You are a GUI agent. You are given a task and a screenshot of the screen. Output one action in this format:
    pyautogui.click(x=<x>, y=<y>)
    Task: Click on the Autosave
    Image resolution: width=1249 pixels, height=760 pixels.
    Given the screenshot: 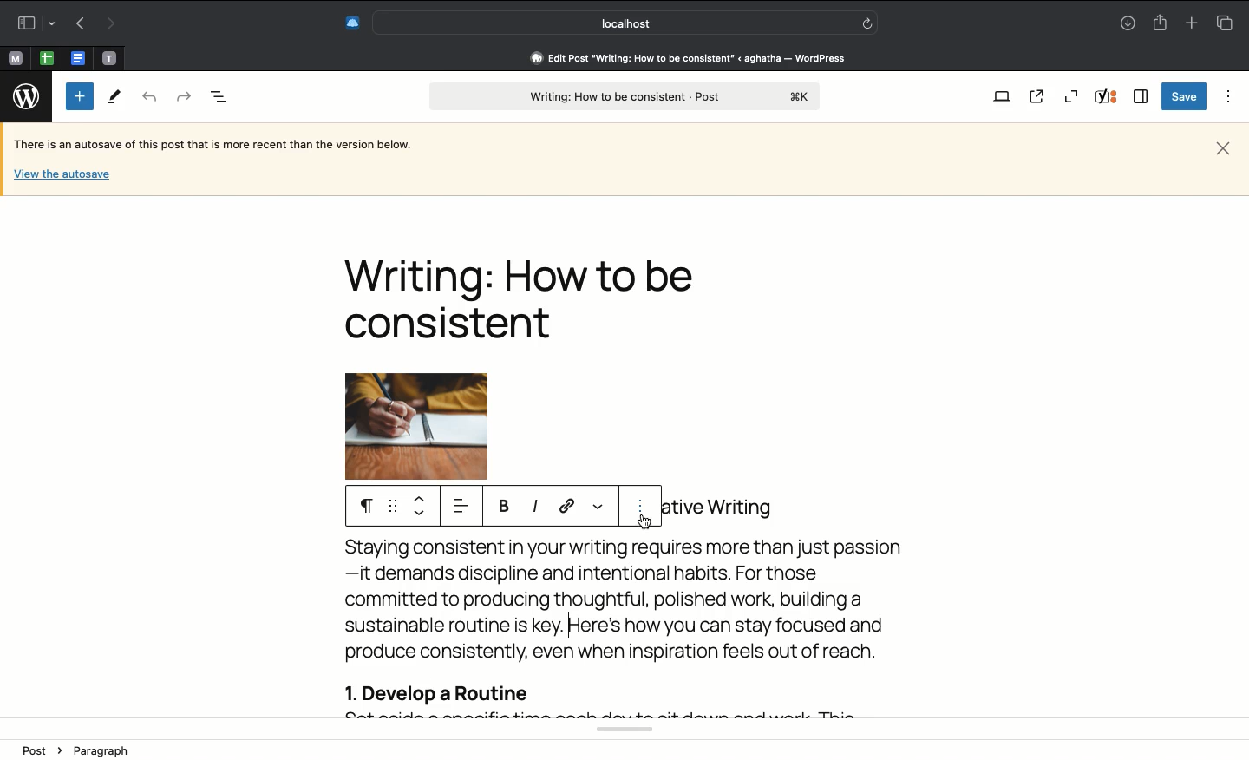 What is the action you would take?
    pyautogui.click(x=226, y=146)
    